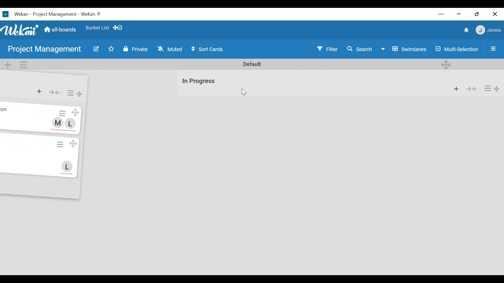  What do you see at coordinates (6, 15) in the screenshot?
I see `Wekan Desktop Icon` at bounding box center [6, 15].